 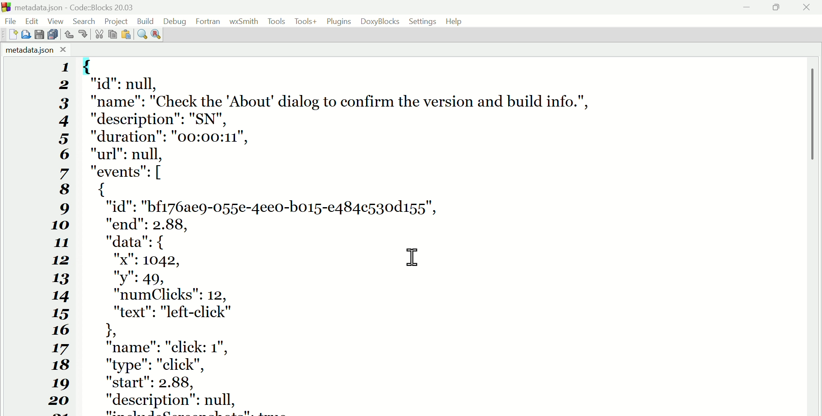 What do you see at coordinates (305, 22) in the screenshot?
I see `Tools` at bounding box center [305, 22].